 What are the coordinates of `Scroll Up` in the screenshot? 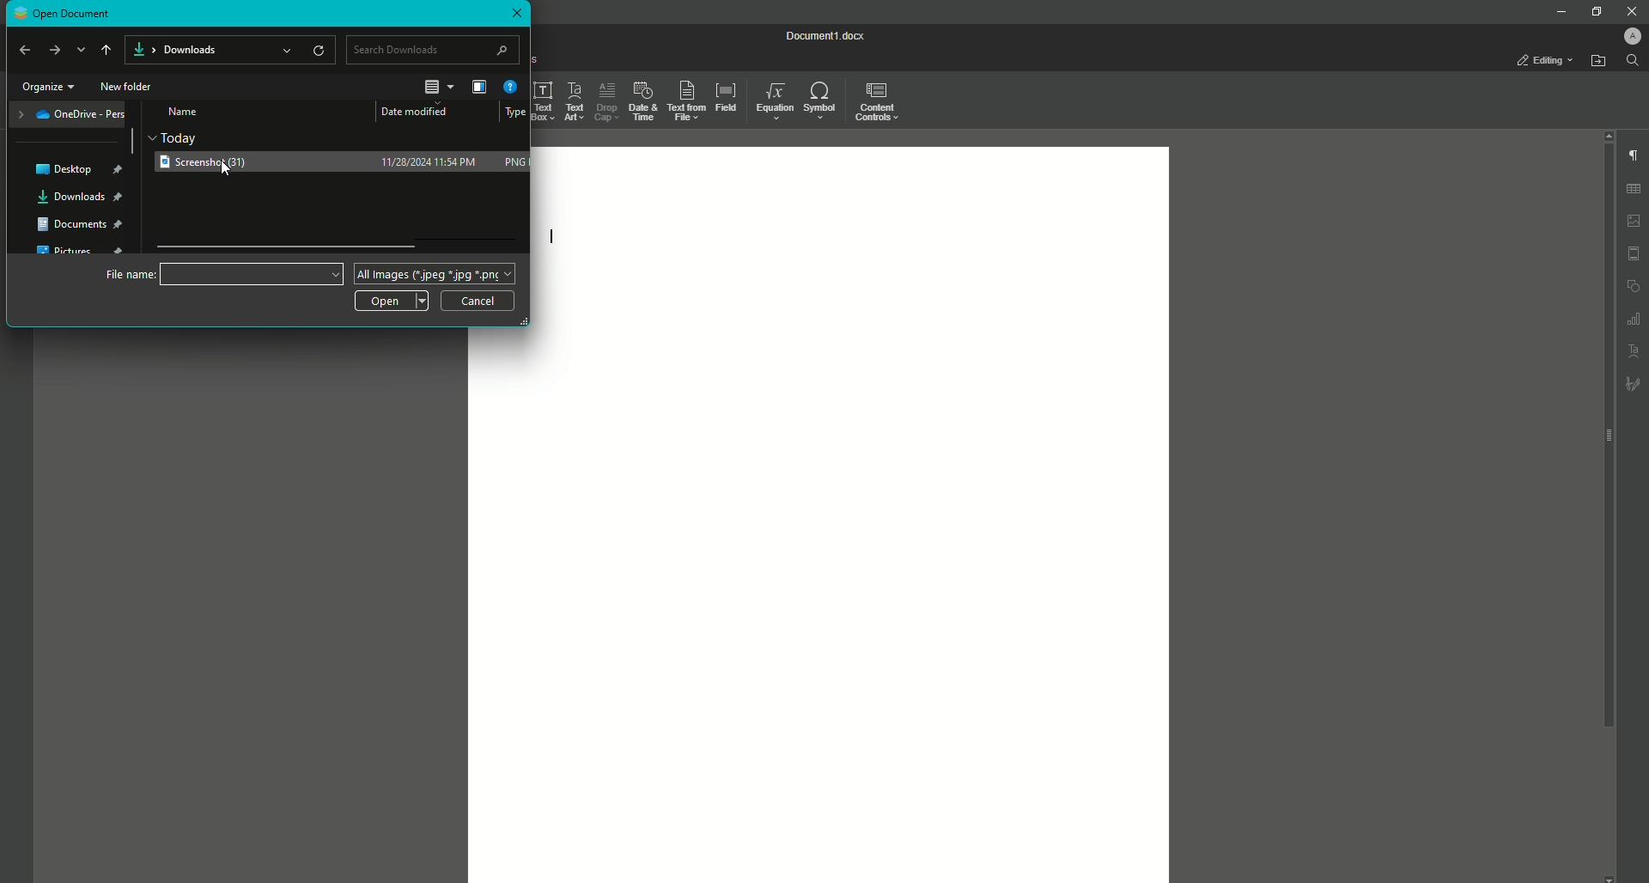 It's located at (1604, 135).